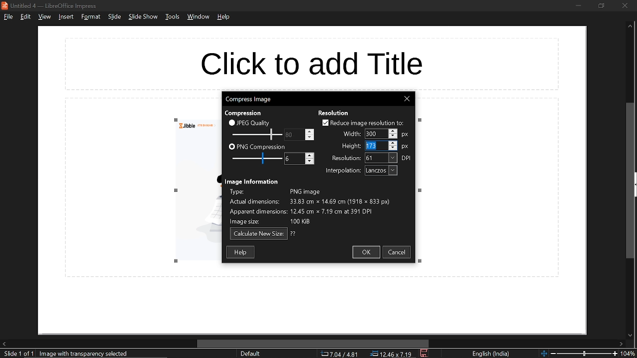 The width and height of the screenshot is (637, 358). Describe the element at coordinates (255, 123) in the screenshot. I see `JPEG quality` at that location.